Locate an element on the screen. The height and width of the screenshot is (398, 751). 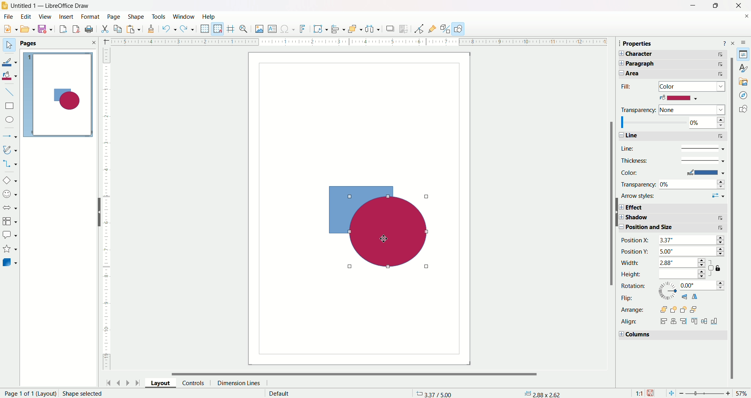
open is located at coordinates (28, 30).